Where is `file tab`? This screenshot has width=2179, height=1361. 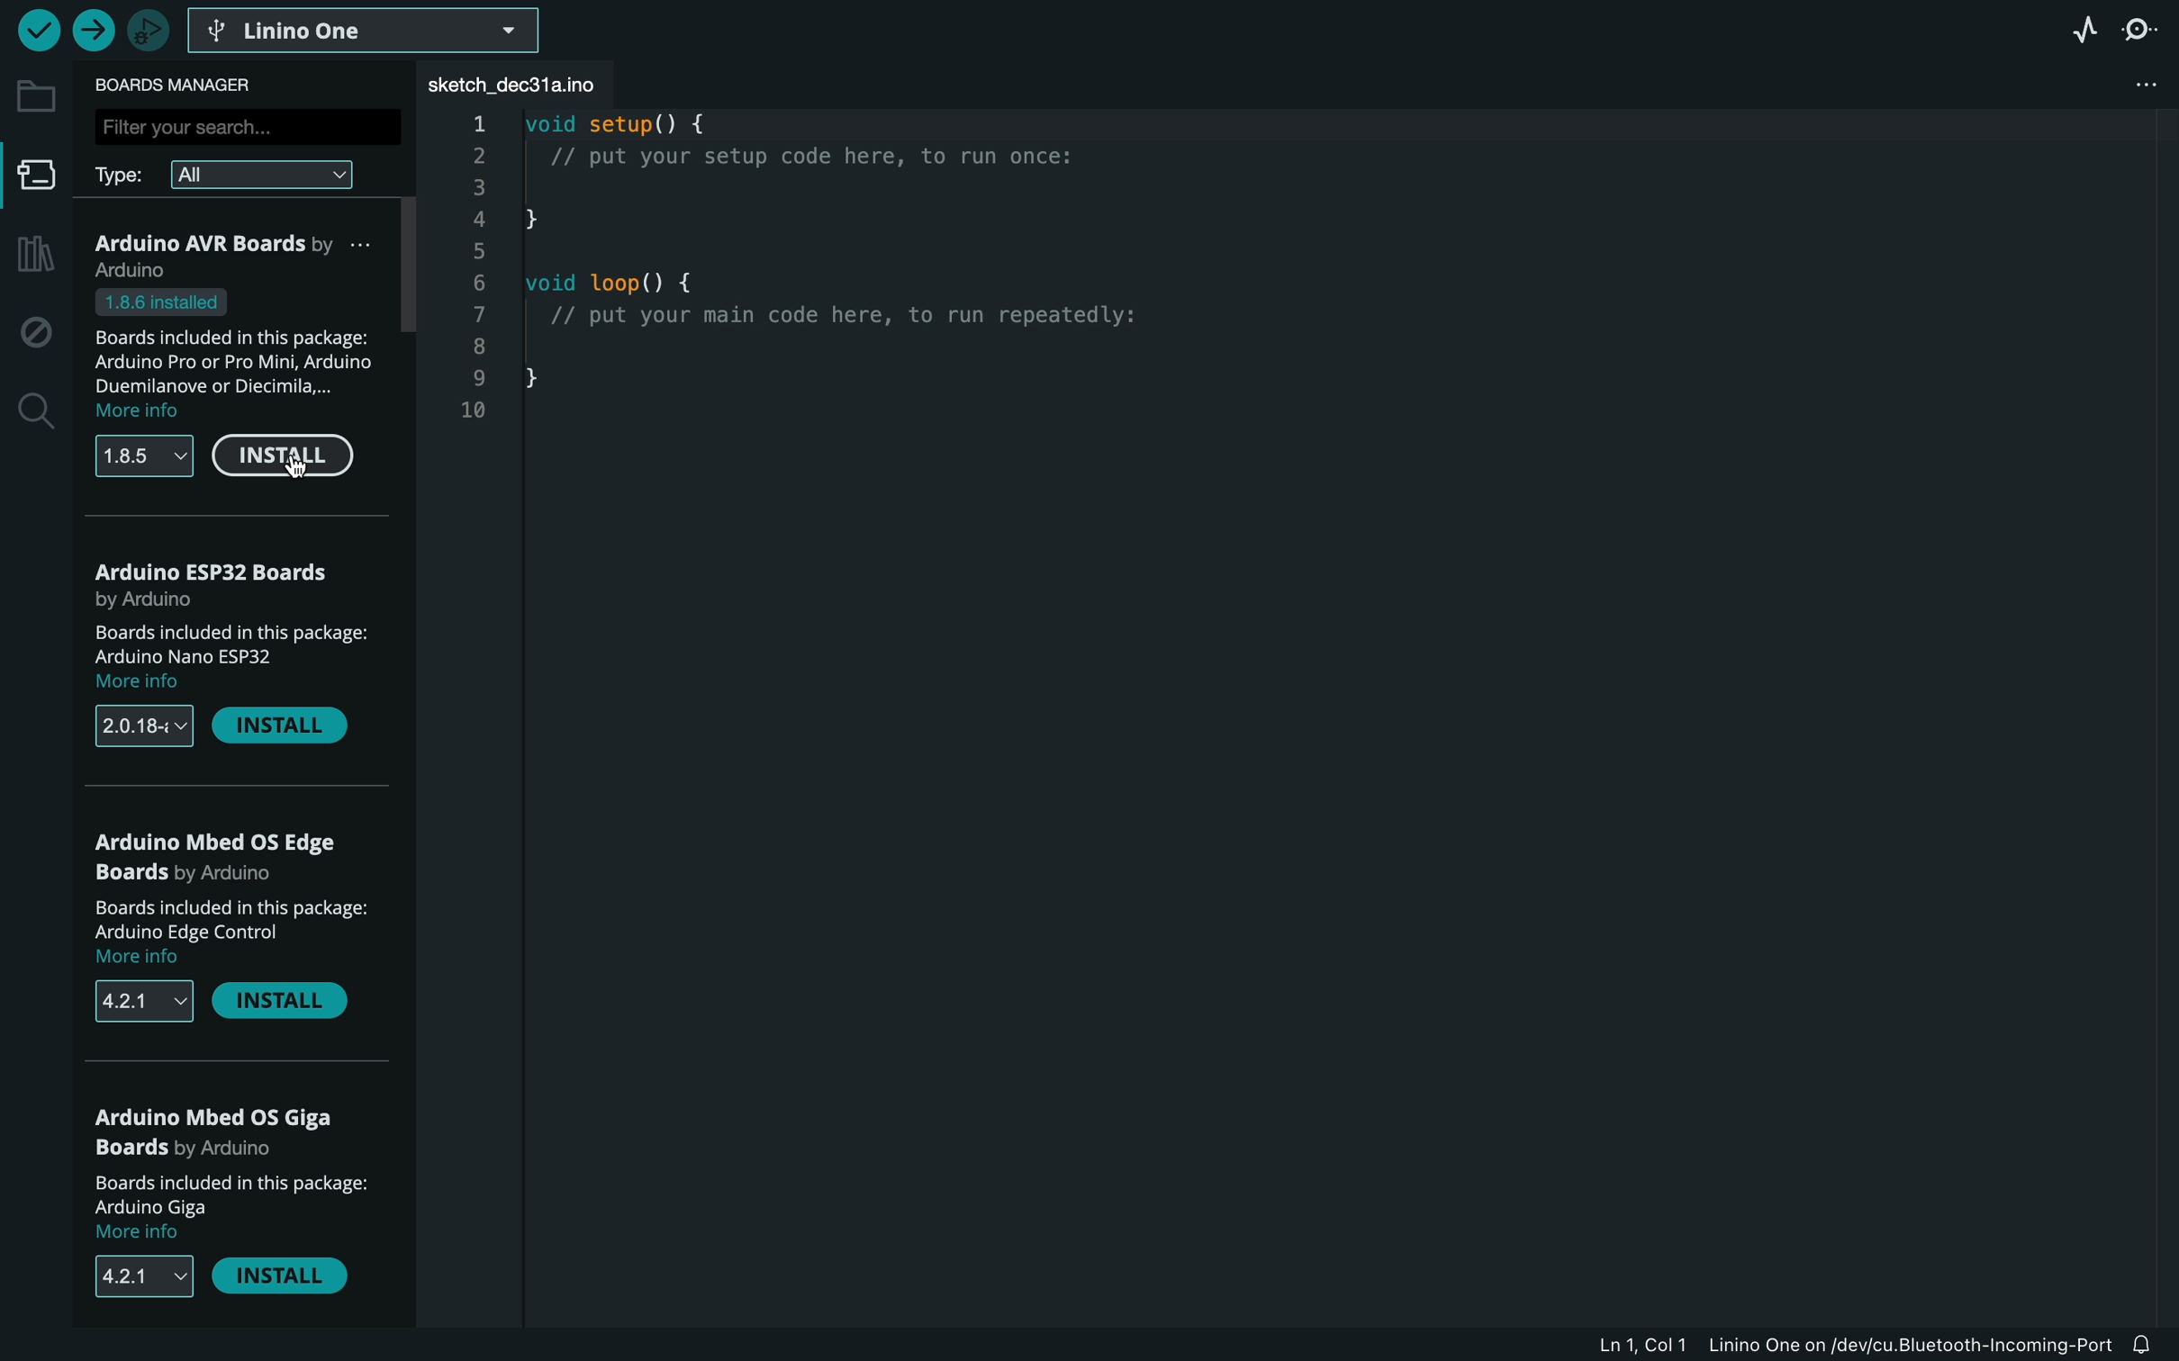 file tab is located at coordinates (529, 85).